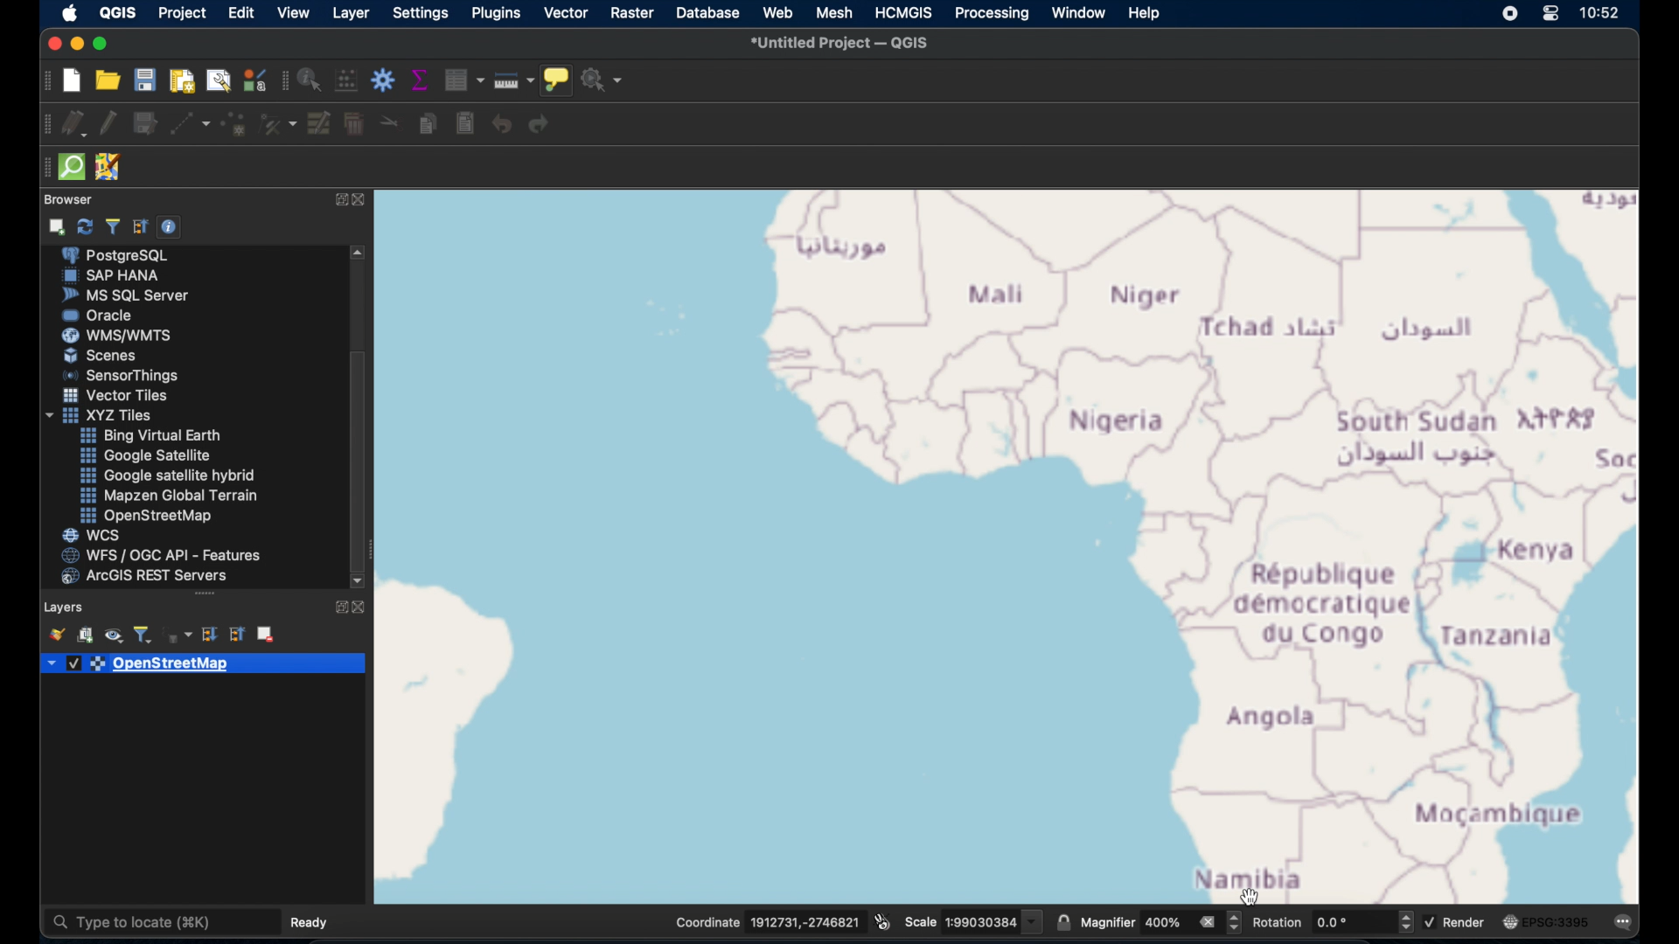 Image resolution: width=1679 pixels, height=944 pixels. Describe the element at coordinates (361, 458) in the screenshot. I see `scroll box` at that location.